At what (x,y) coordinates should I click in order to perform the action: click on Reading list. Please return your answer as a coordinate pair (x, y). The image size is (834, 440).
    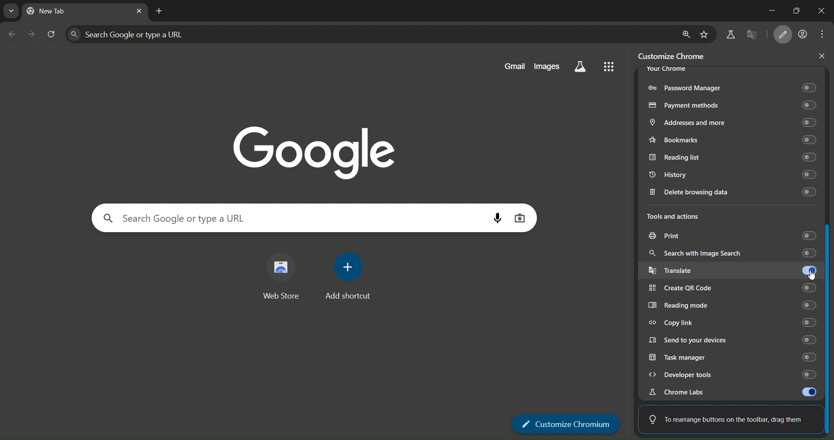
    Looking at the image, I should click on (730, 157).